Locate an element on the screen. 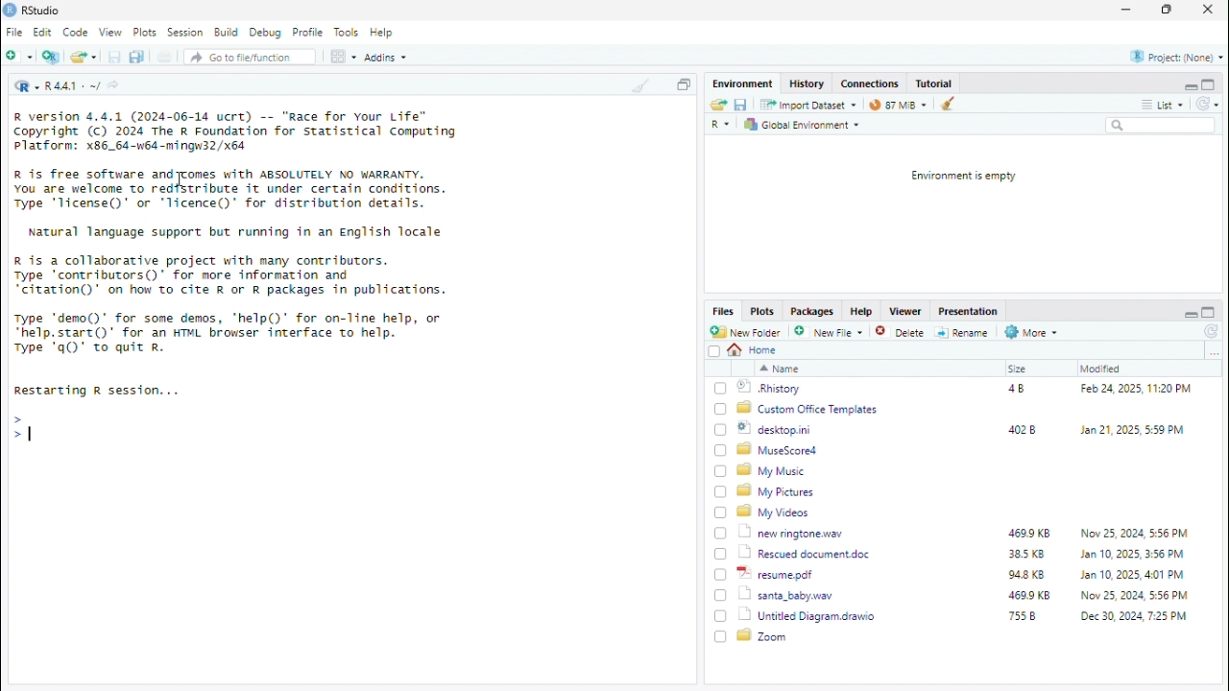 The width and height of the screenshot is (1229, 691). Checkbox is located at coordinates (721, 616).